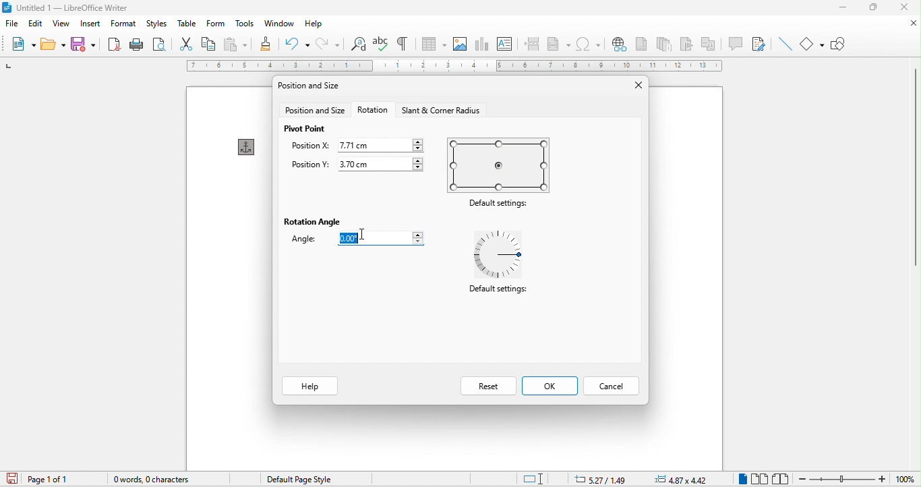 Image resolution: width=921 pixels, height=487 pixels. Describe the element at coordinates (316, 86) in the screenshot. I see `position and size` at that location.